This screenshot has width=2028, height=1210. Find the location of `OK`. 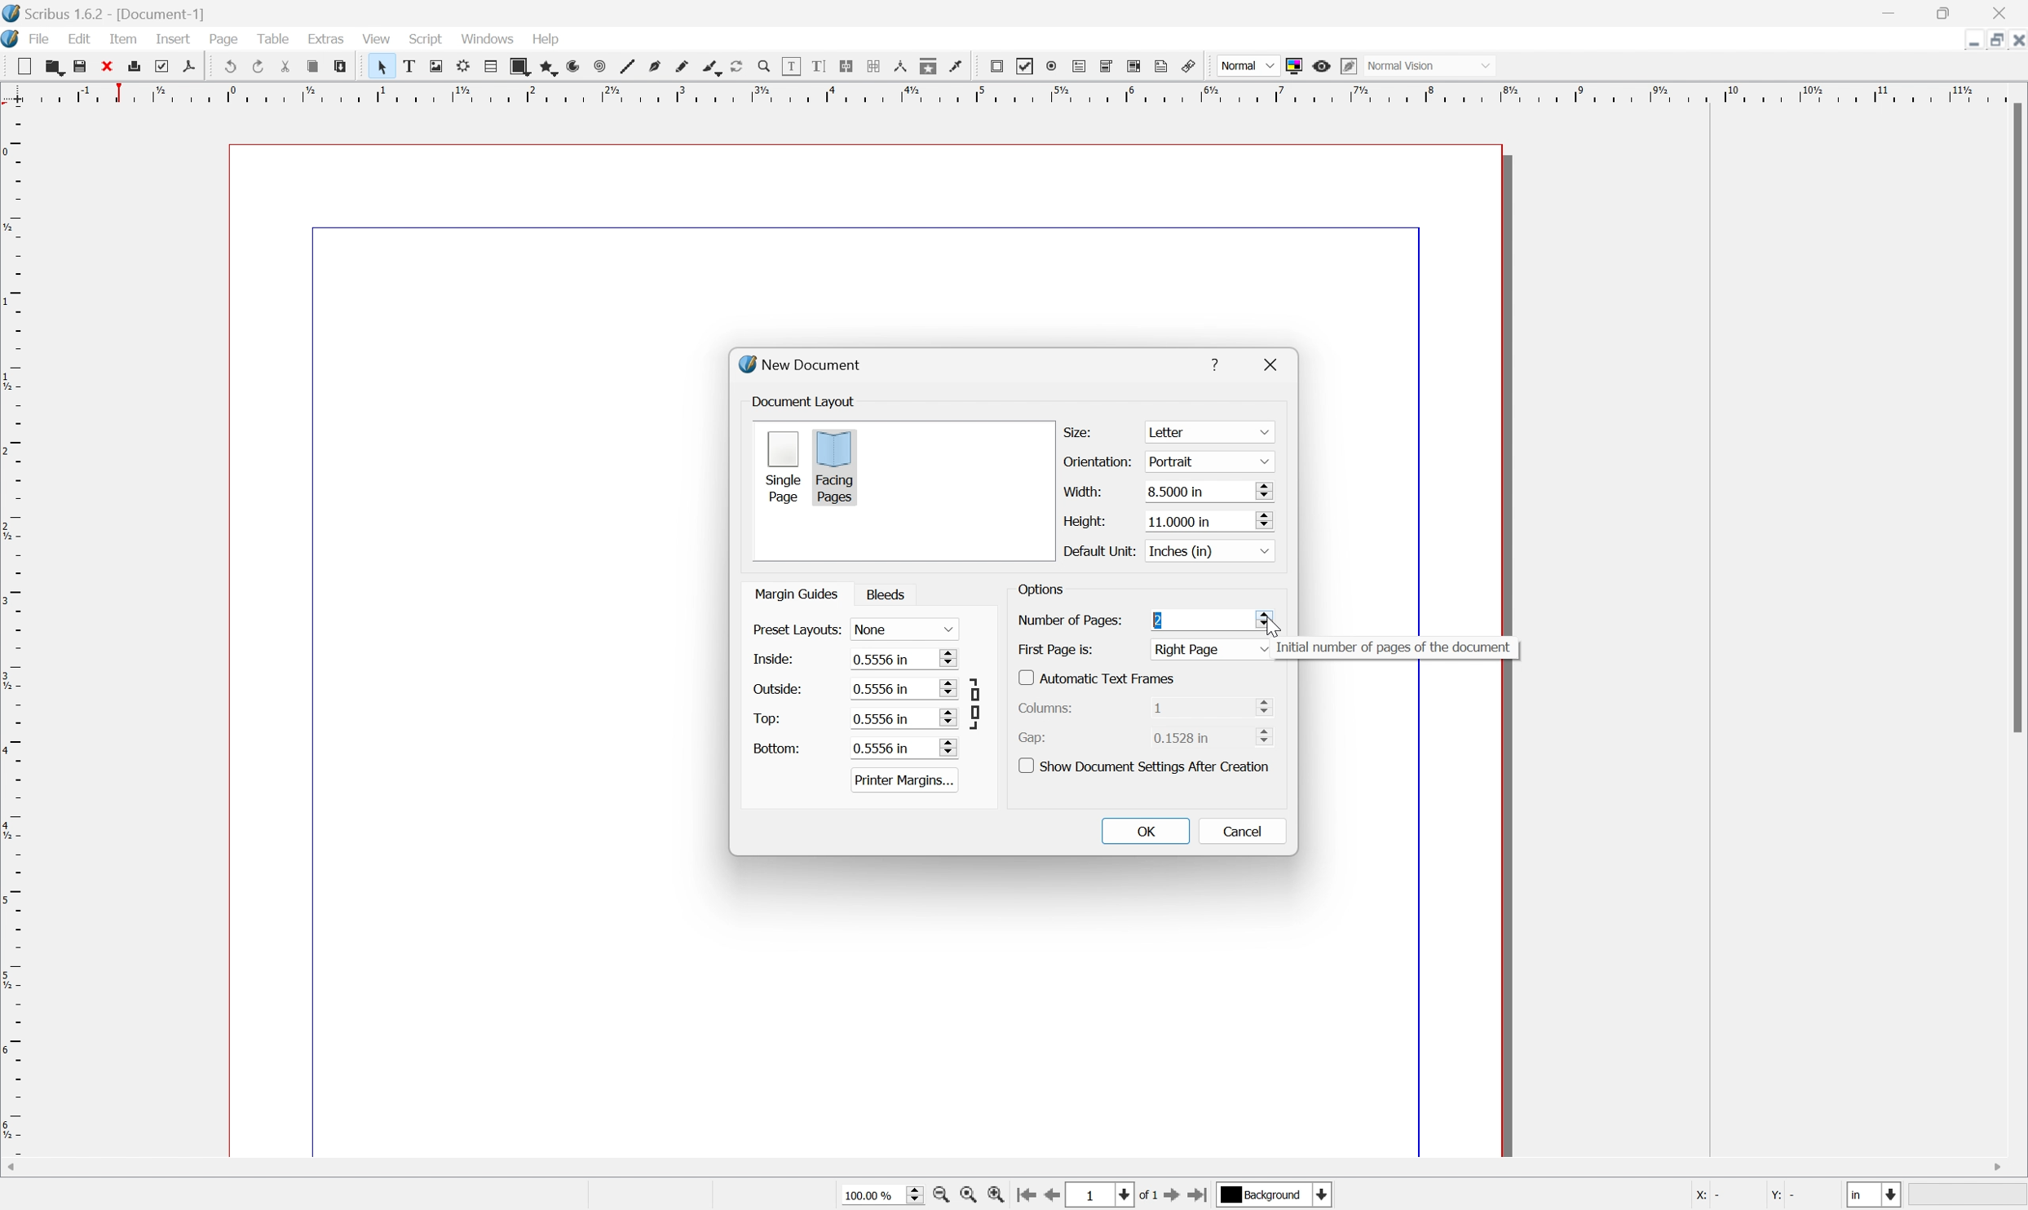

OK is located at coordinates (1147, 831).